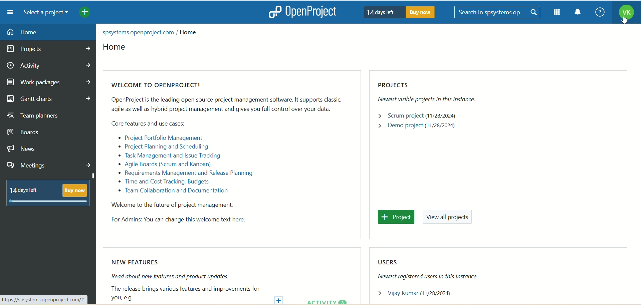 The height and width of the screenshot is (305, 641). Describe the element at coordinates (152, 31) in the screenshot. I see `text` at that location.